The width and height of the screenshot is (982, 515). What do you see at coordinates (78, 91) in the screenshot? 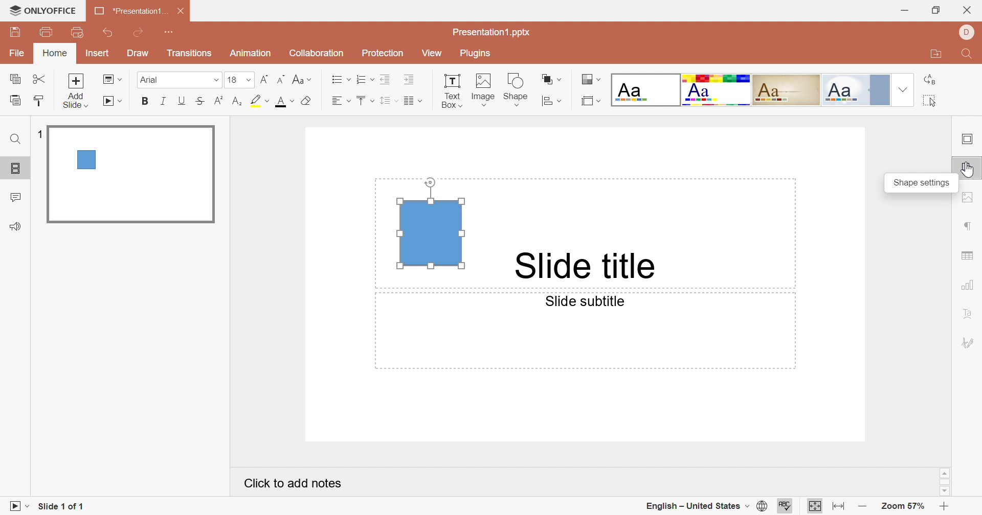
I see `Add Slide` at bounding box center [78, 91].